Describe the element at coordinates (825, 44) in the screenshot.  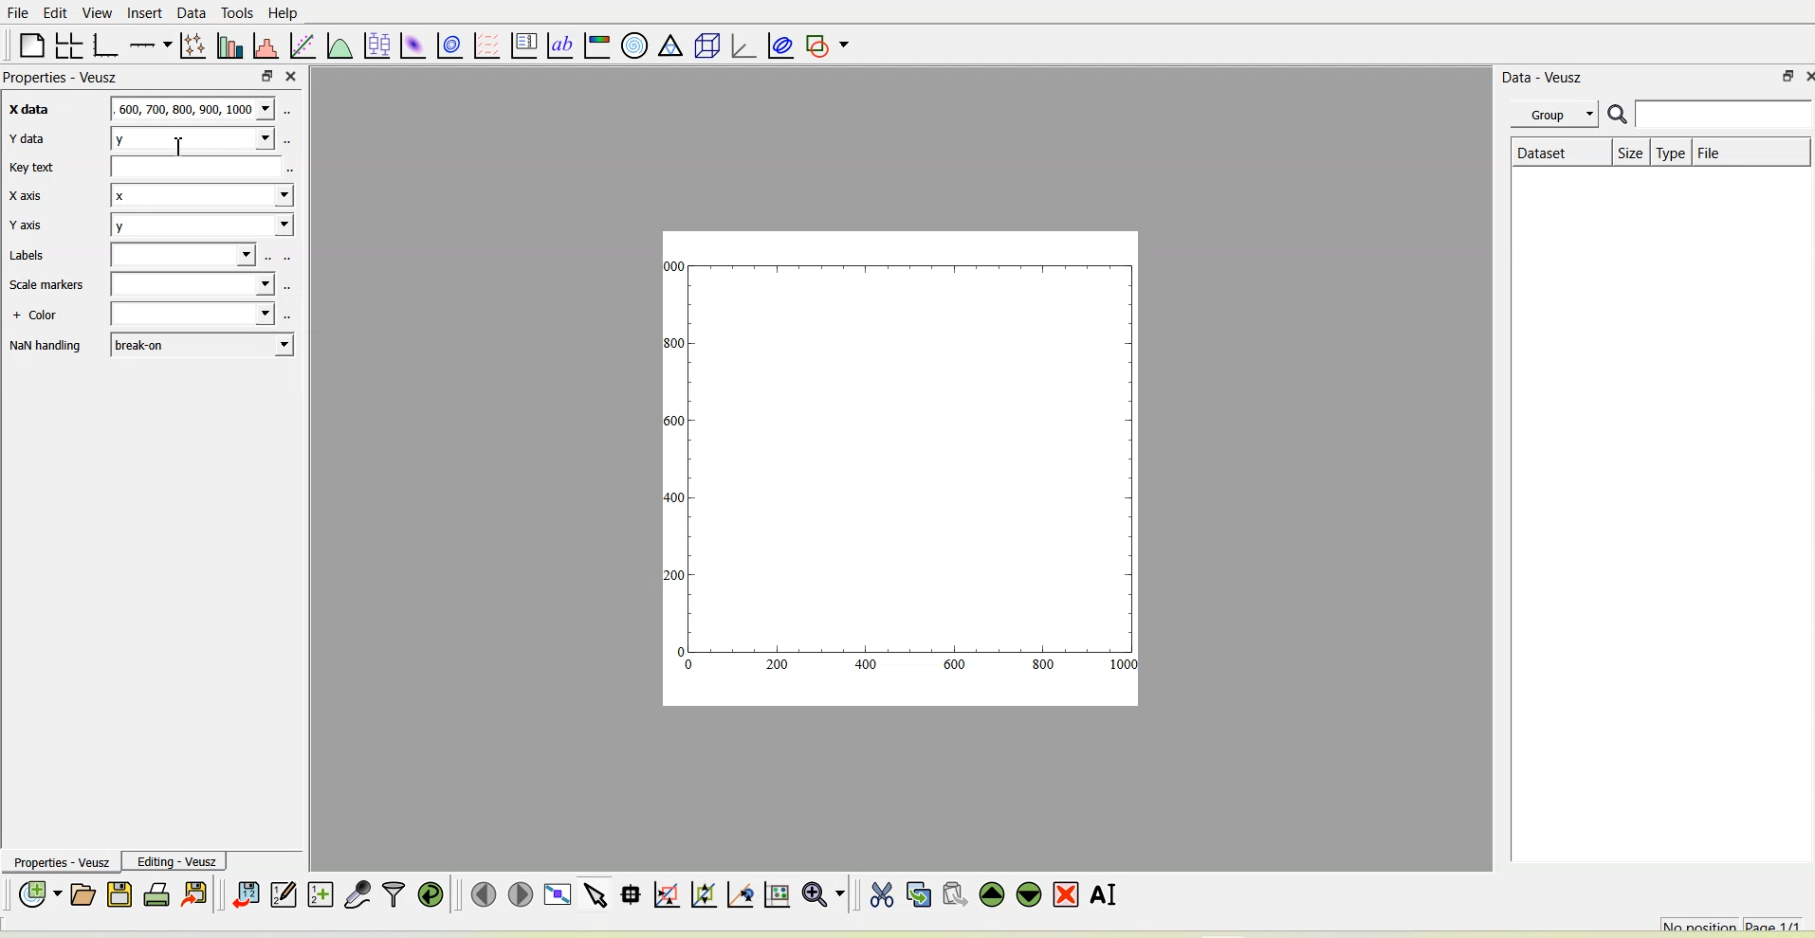
I see `Add a shape to the plot` at that location.